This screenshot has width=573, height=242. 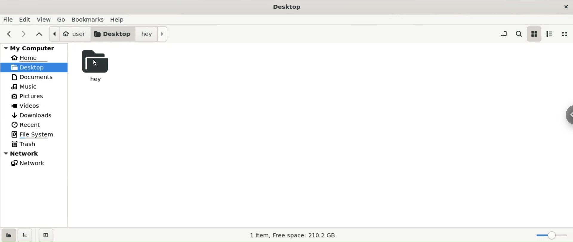 I want to click on my computer, so click(x=34, y=48).